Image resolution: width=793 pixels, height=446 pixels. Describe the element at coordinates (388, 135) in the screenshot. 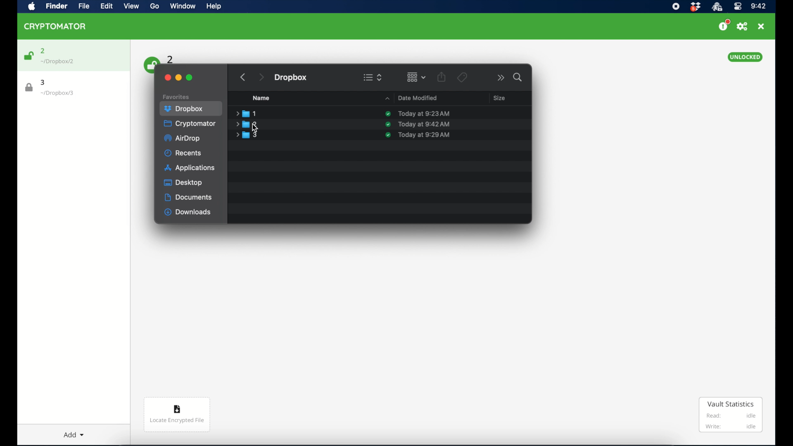

I see `sync` at that location.